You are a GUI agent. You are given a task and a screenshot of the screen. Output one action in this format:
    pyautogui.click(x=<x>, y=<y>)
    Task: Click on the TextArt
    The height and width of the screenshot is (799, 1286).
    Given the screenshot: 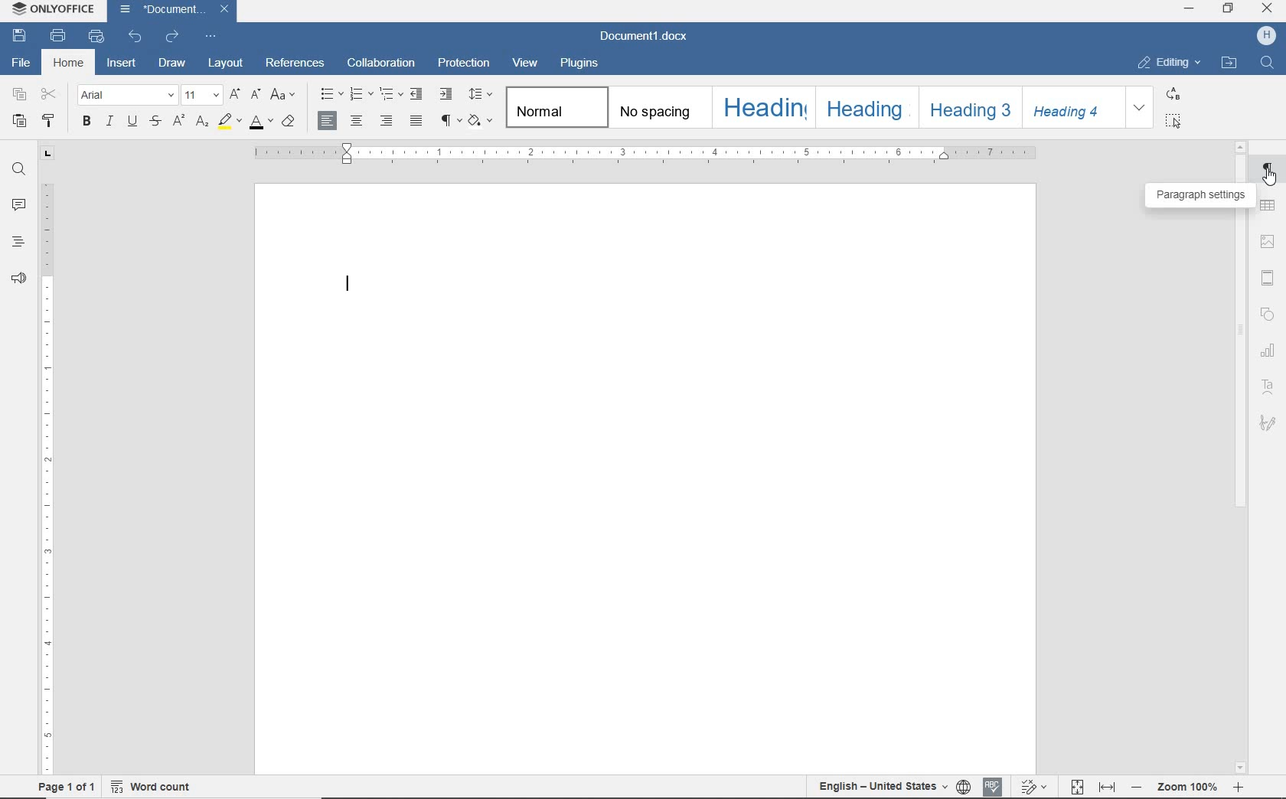 What is the action you would take?
    pyautogui.click(x=1270, y=385)
    